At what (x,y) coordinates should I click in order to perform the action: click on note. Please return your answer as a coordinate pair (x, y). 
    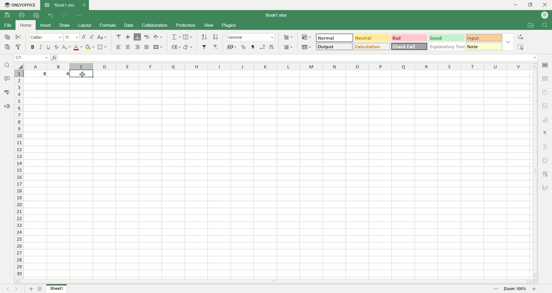
    Looking at the image, I should click on (484, 46).